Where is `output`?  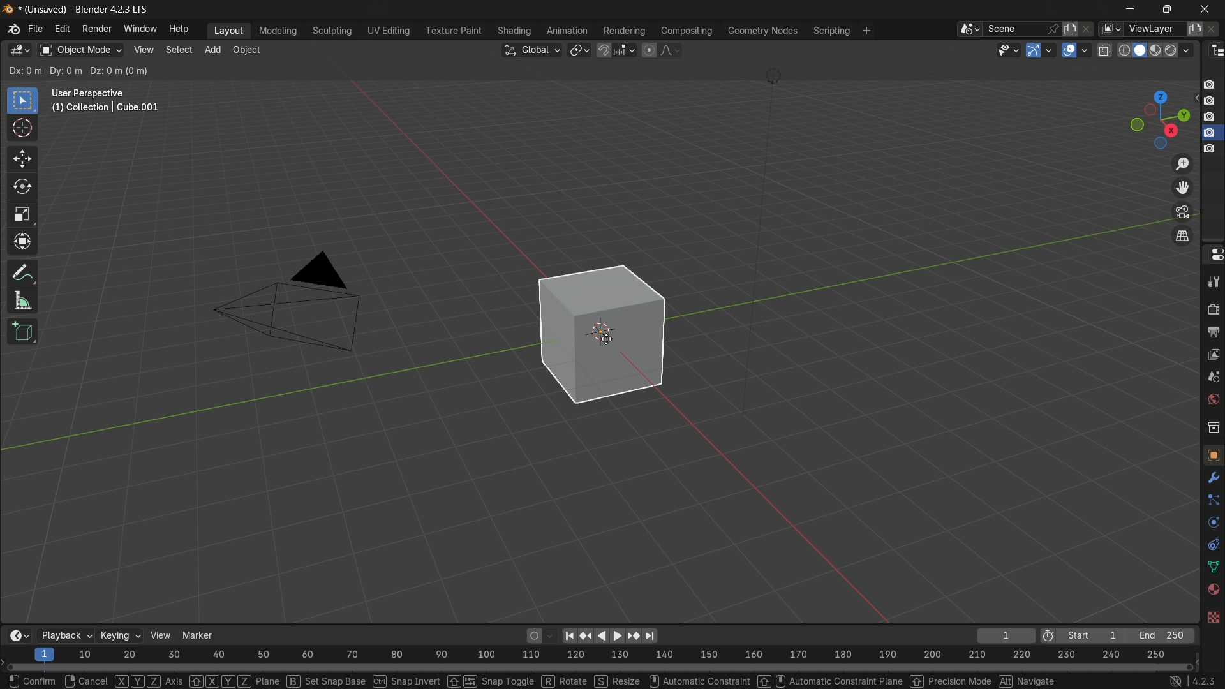 output is located at coordinates (1213, 332).